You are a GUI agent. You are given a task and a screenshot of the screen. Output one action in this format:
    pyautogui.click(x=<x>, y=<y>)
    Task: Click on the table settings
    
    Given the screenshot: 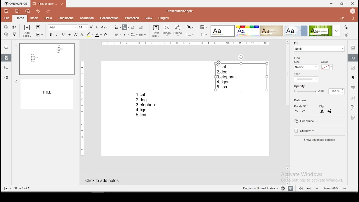 What is the action you would take?
    pyautogui.click(x=352, y=88)
    